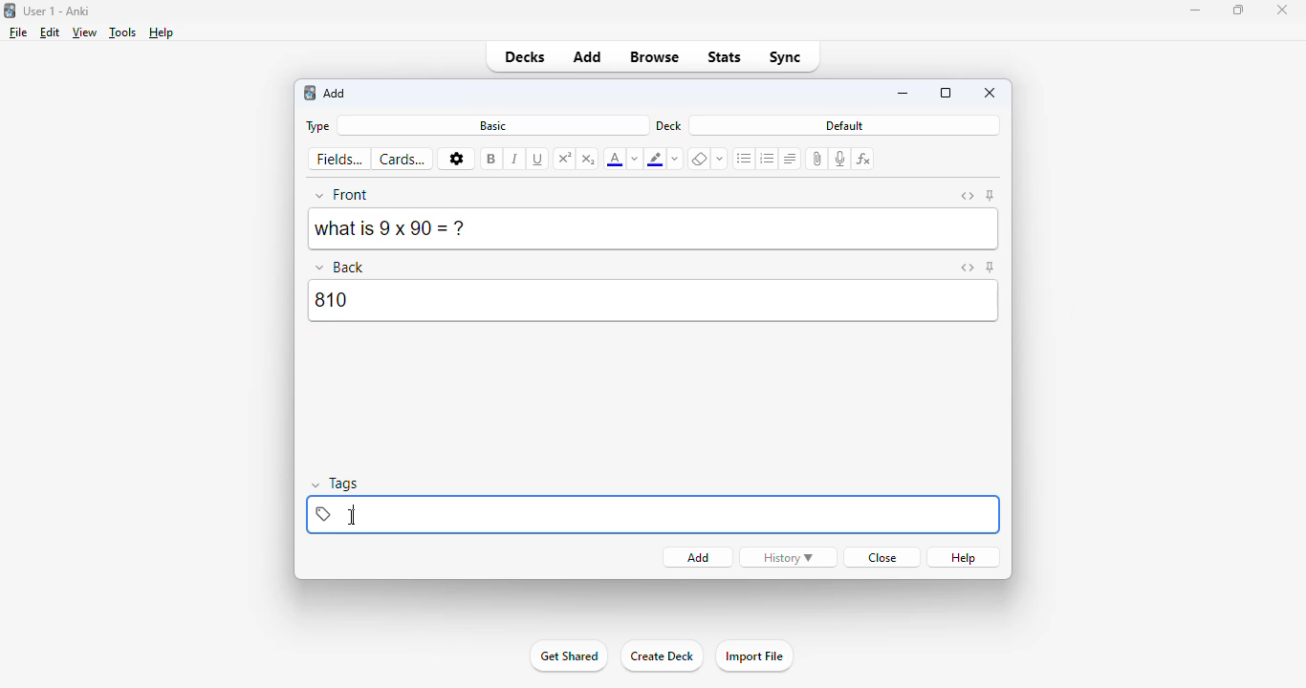  I want to click on type, so click(316, 126).